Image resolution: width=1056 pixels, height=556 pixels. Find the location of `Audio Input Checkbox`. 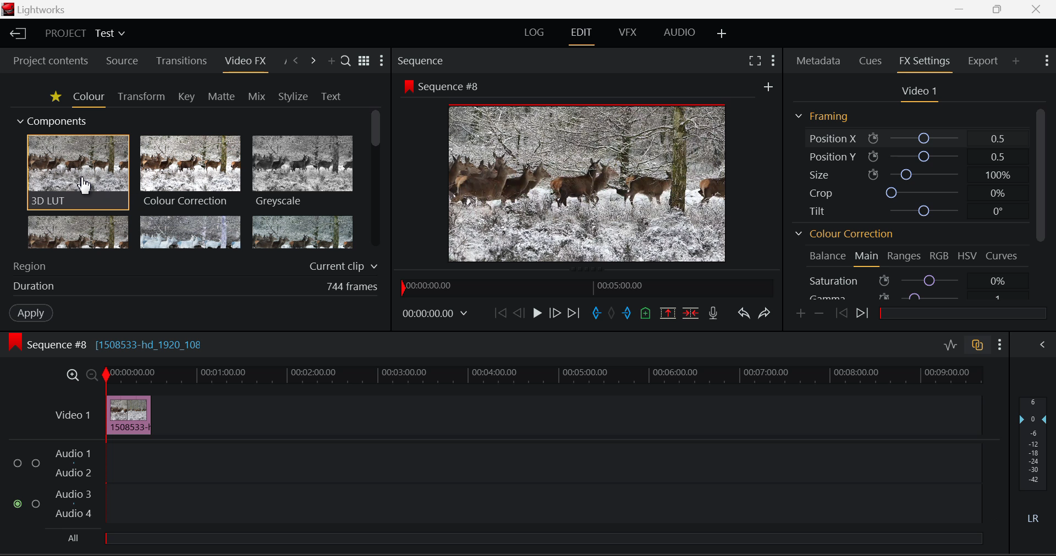

Audio Input Checkbox is located at coordinates (36, 502).